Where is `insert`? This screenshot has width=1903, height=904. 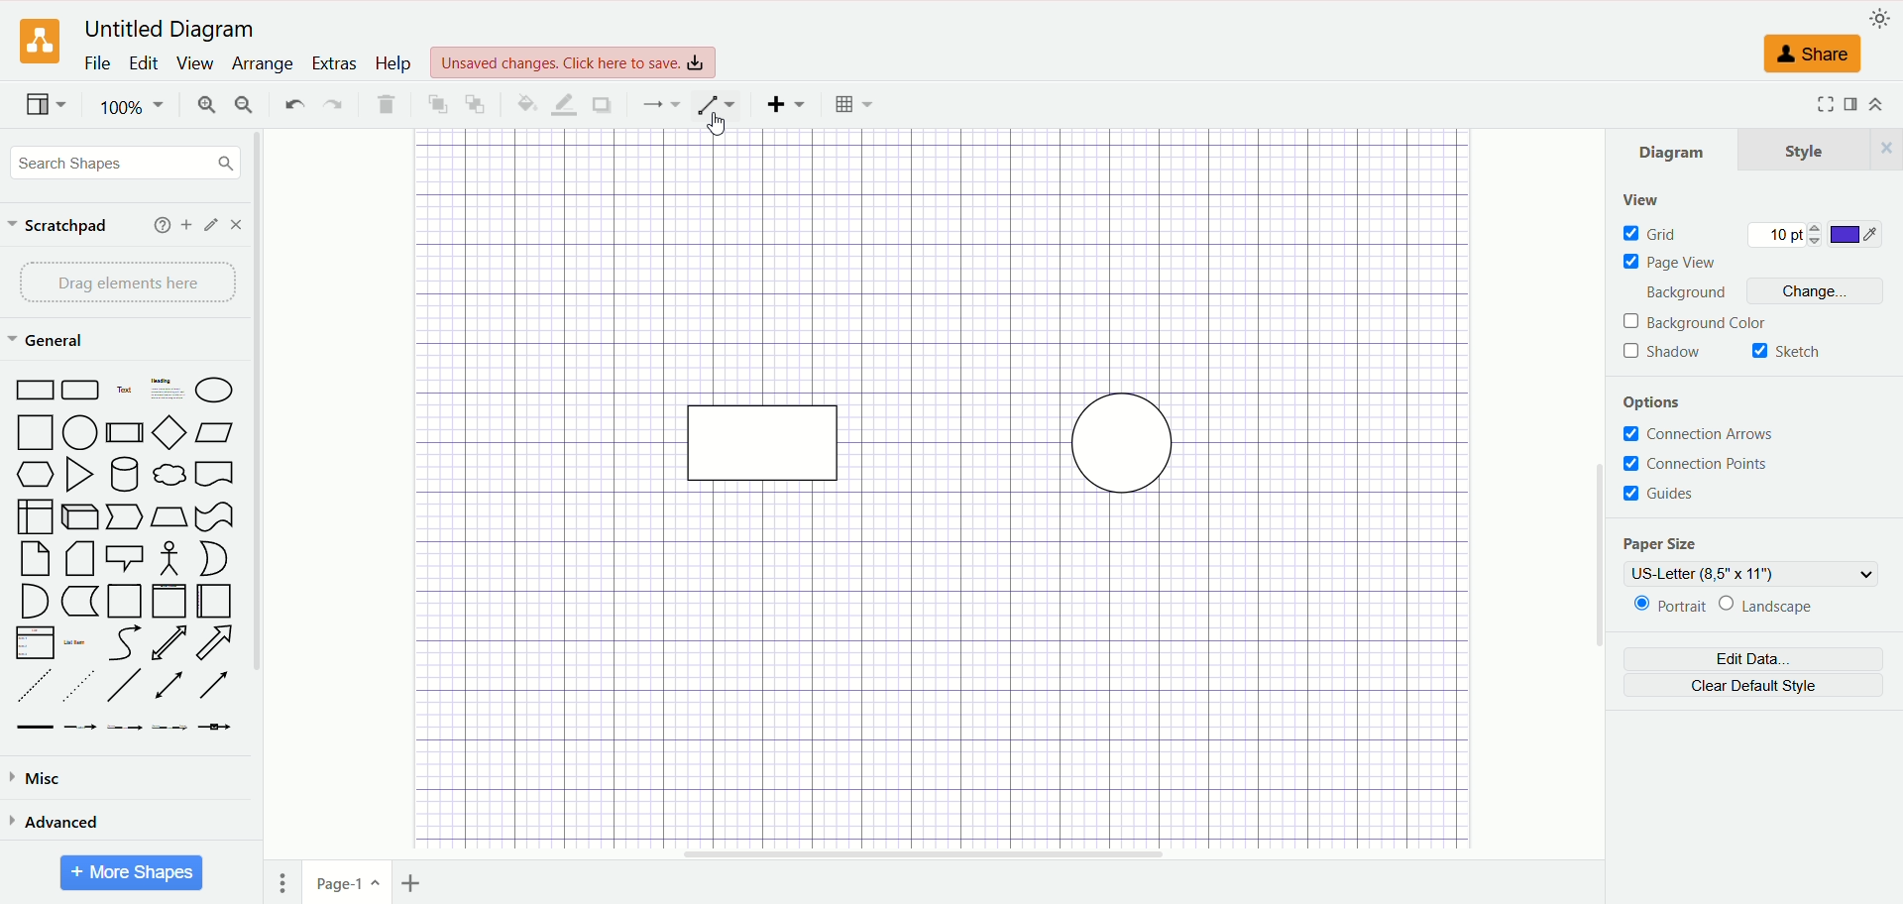
insert is located at coordinates (786, 105).